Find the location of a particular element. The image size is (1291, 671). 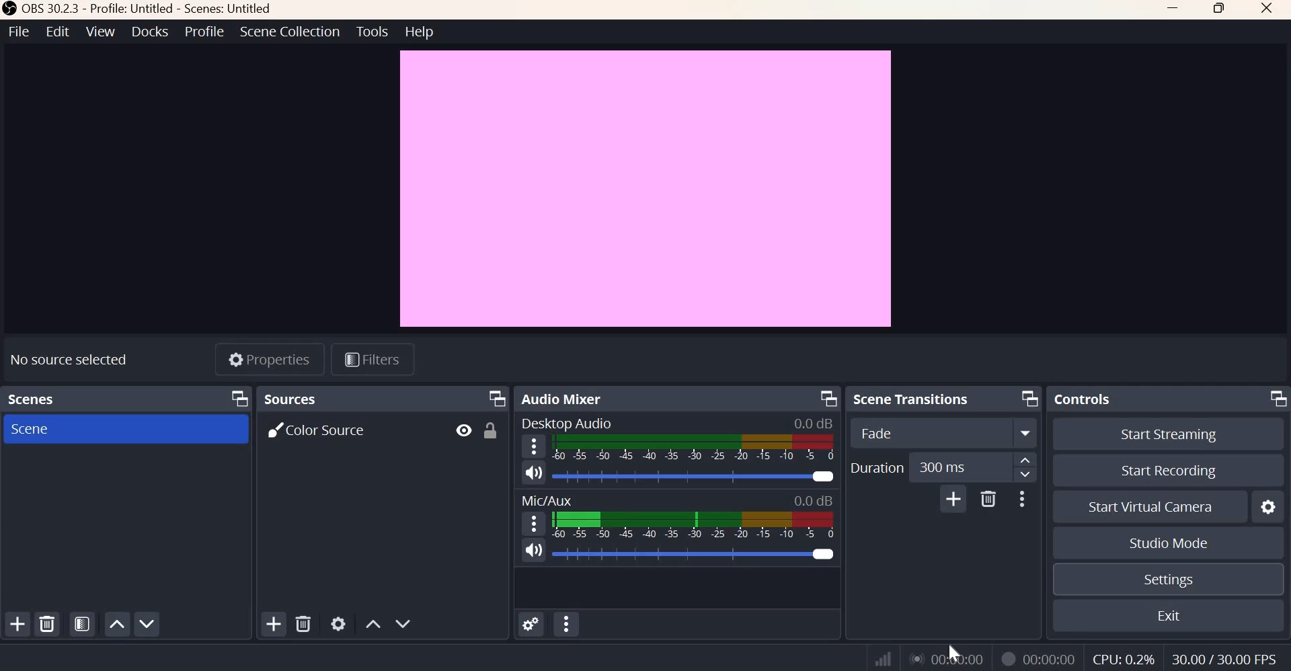

Open scene filters is located at coordinates (82, 623).